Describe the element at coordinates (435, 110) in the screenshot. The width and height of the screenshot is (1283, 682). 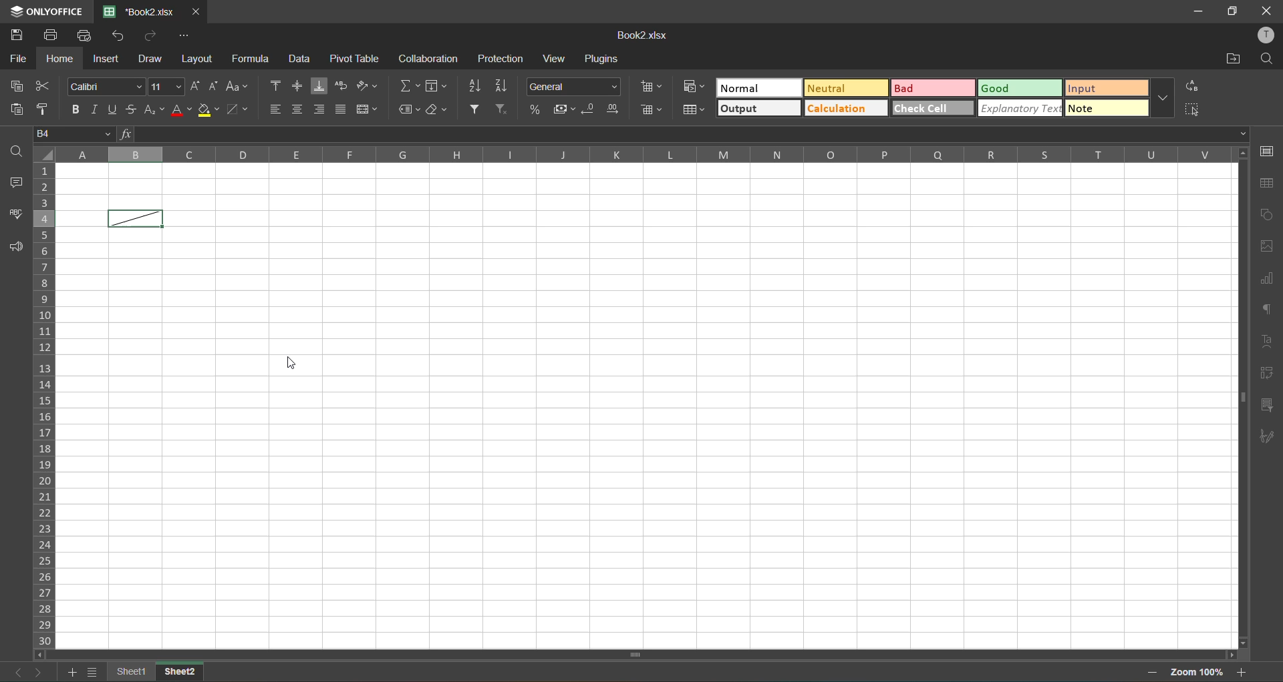
I see `clear` at that location.